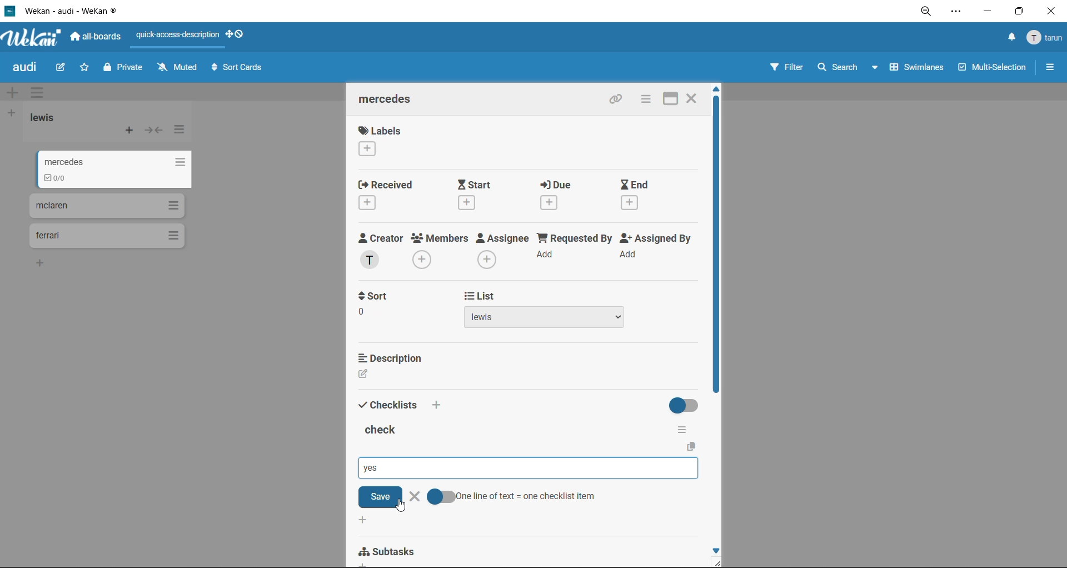 This screenshot has height=568, width=1067. What do you see at coordinates (181, 129) in the screenshot?
I see `list actions` at bounding box center [181, 129].